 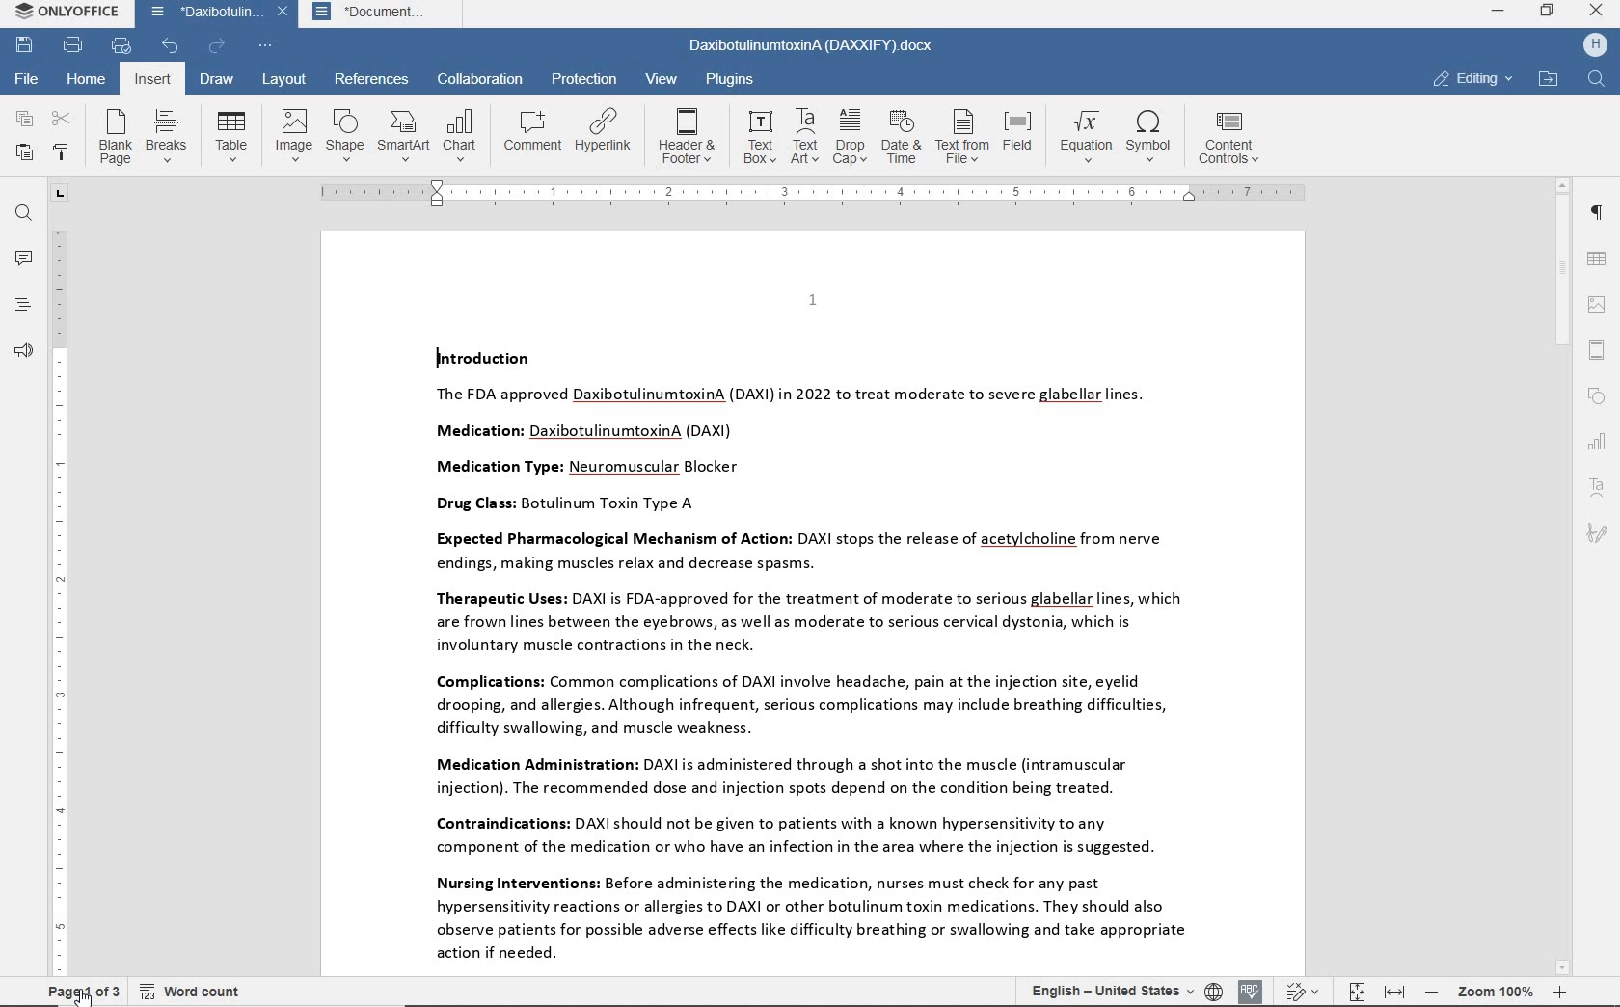 I want to click on header & footer, so click(x=688, y=135).